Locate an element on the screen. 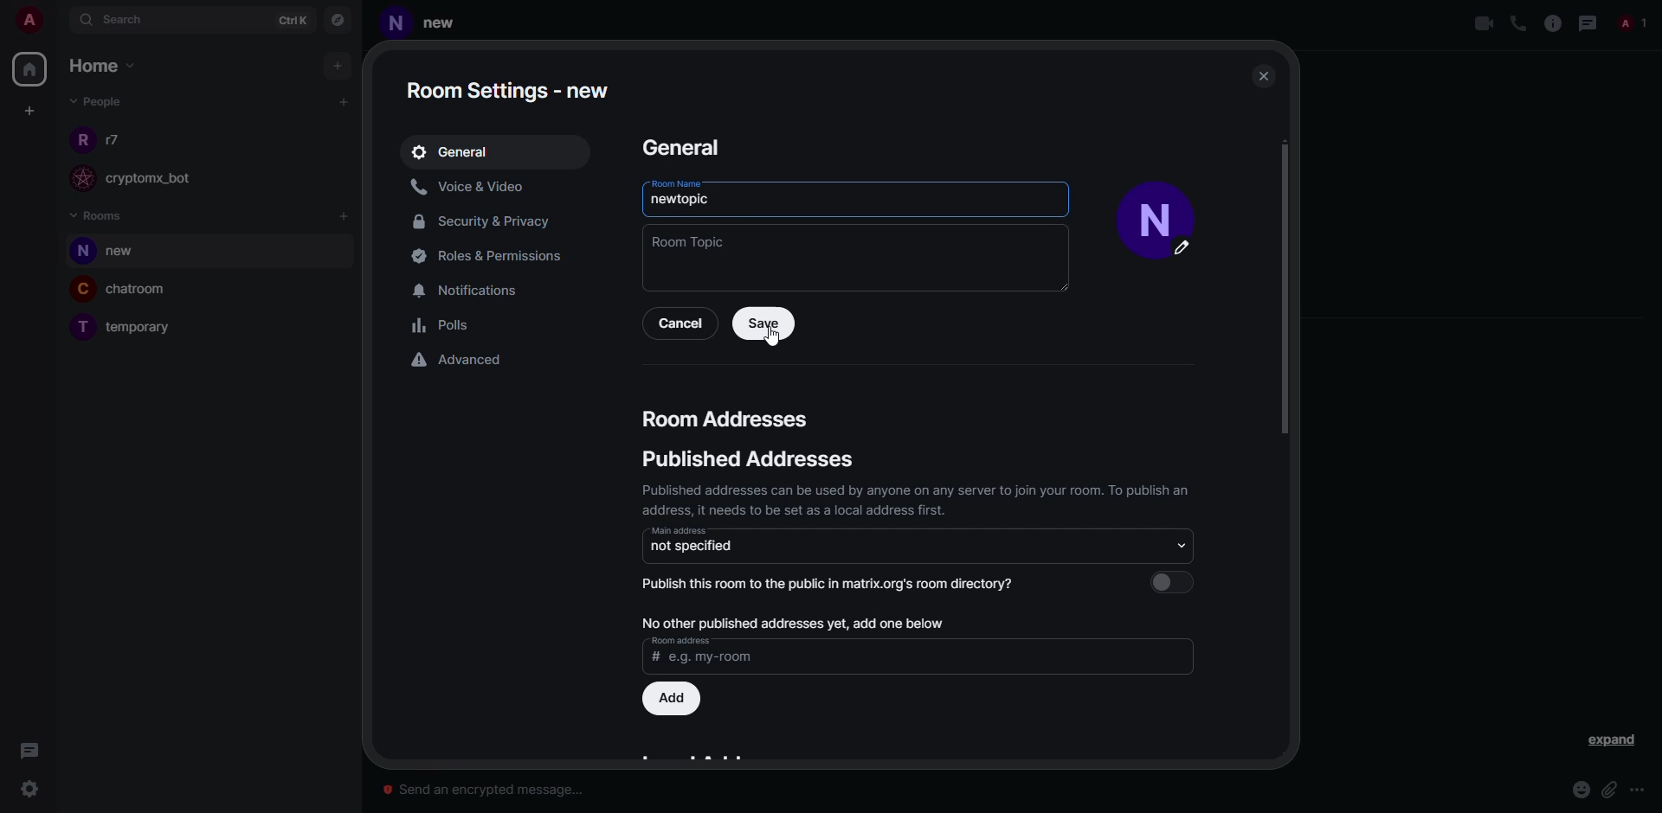 This screenshot has height=813, width=1662. threads is located at coordinates (29, 750).